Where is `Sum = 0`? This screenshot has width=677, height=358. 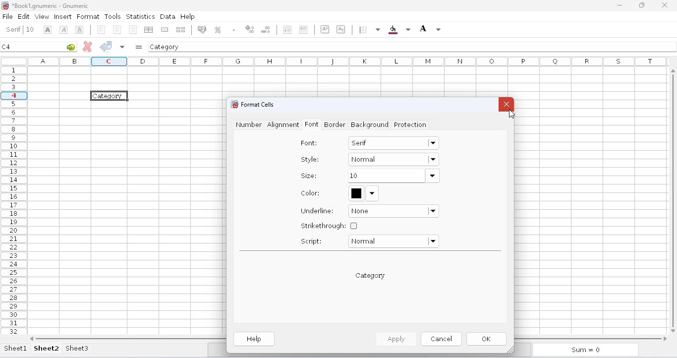
Sum = 0 is located at coordinates (583, 351).